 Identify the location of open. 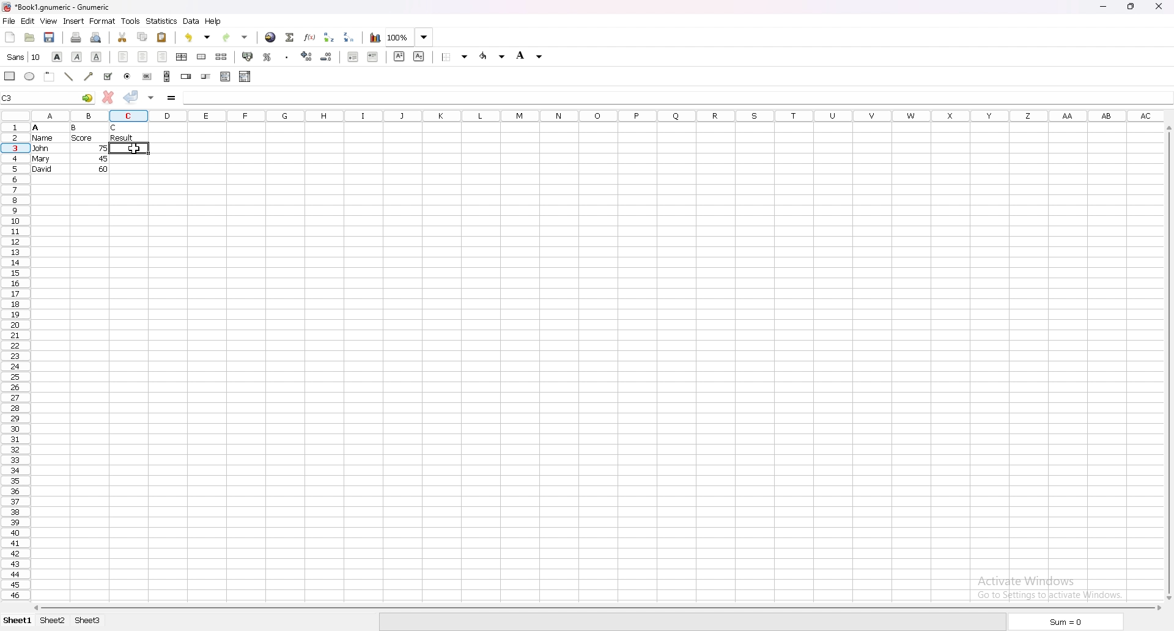
(30, 37).